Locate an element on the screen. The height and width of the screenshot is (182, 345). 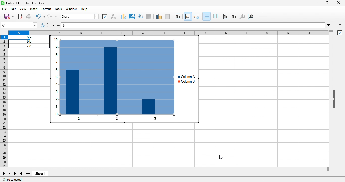
print is located at coordinates (29, 17).